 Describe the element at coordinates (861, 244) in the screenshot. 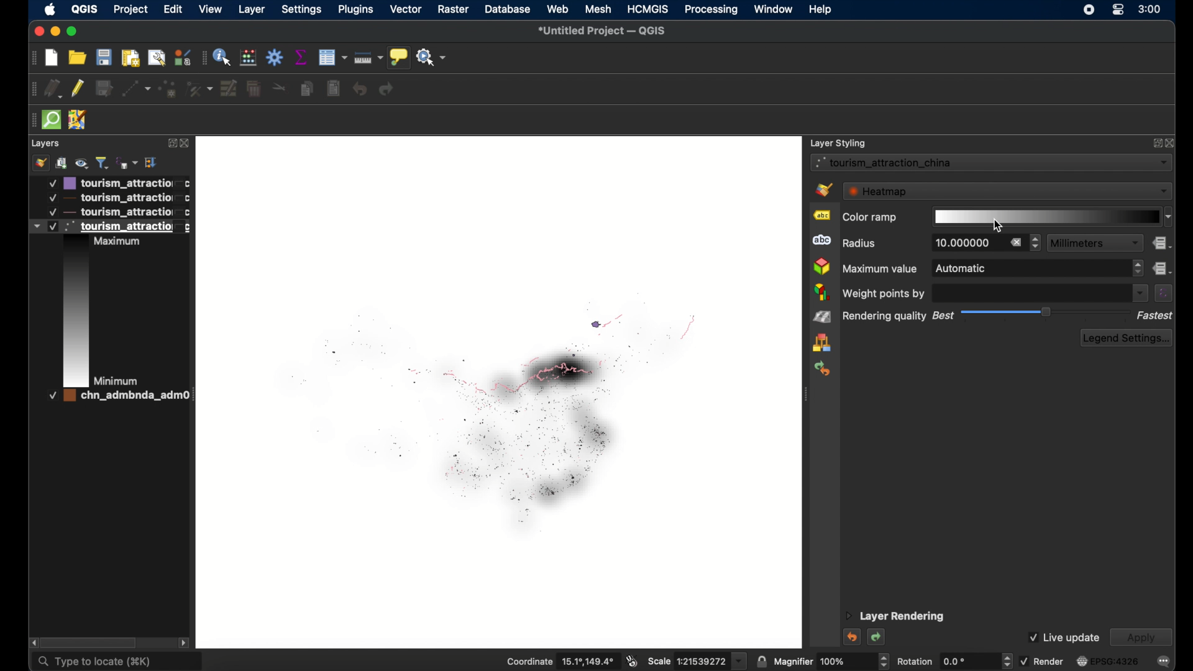

I see `radius` at that location.